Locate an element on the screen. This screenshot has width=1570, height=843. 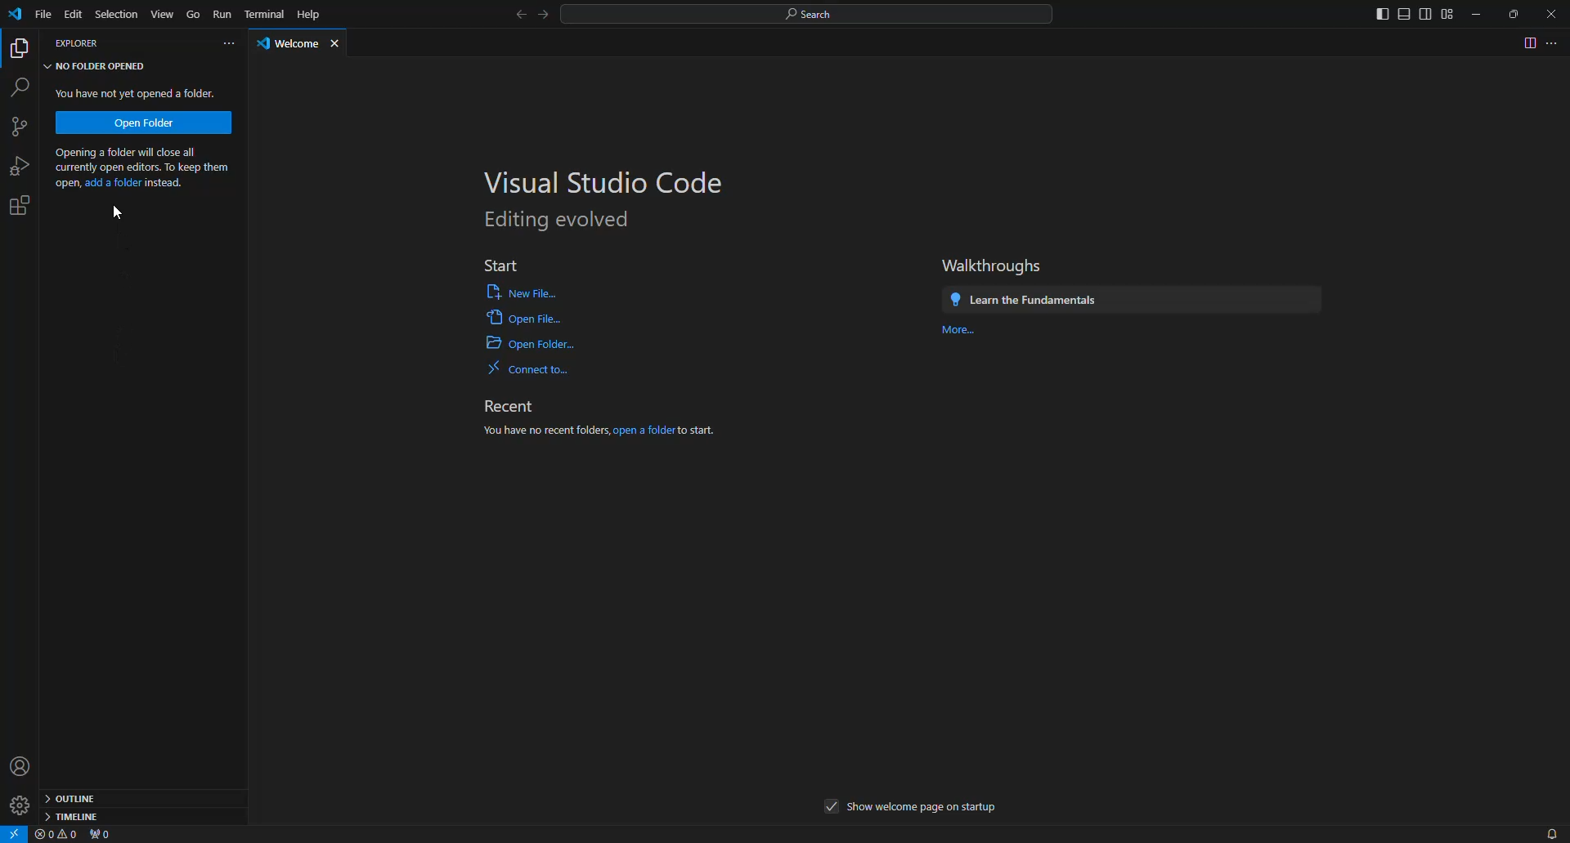
explorer is located at coordinates (21, 48).